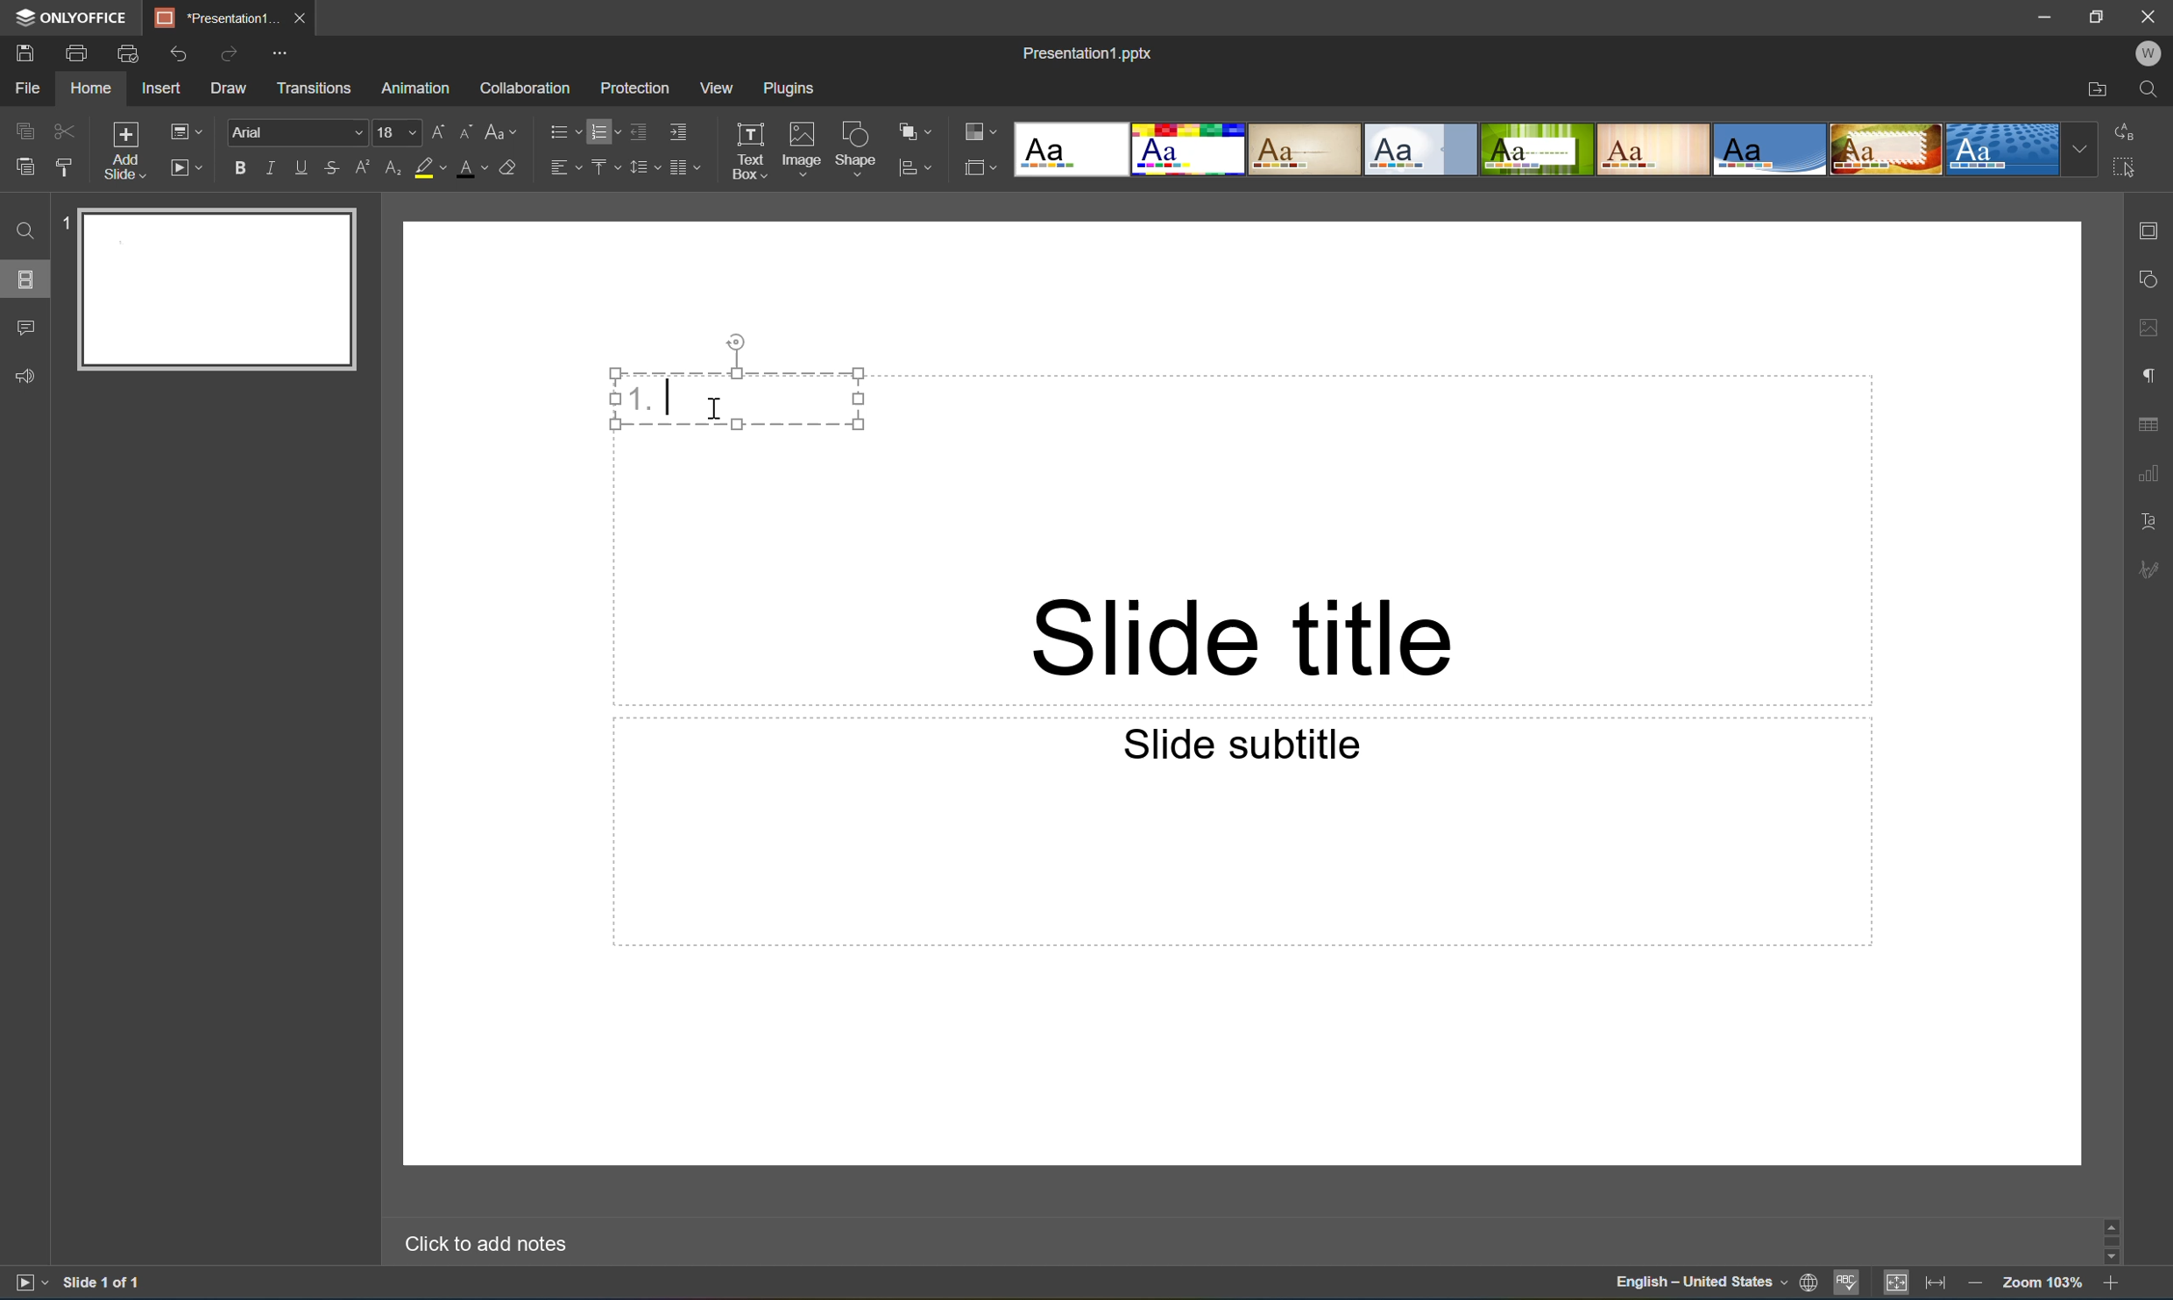  What do you see at coordinates (27, 1282) in the screenshot?
I see `Slide show` at bounding box center [27, 1282].